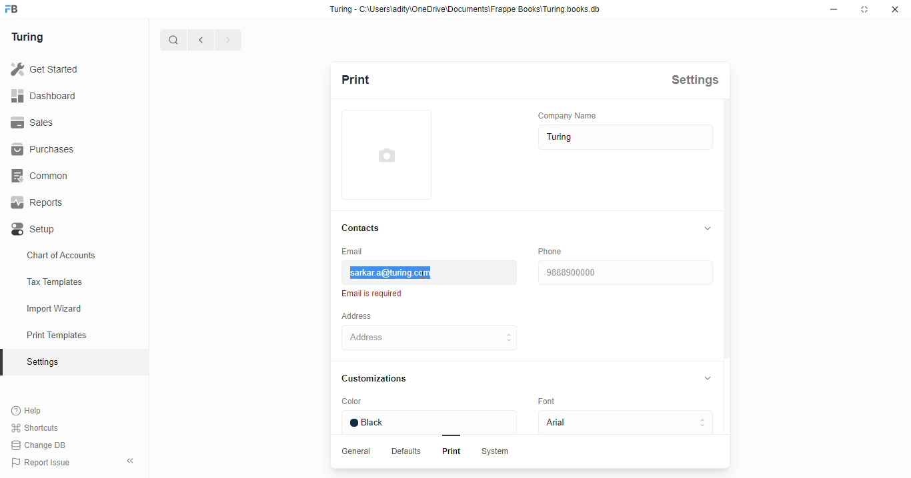 Image resolution: width=911 pixels, height=478 pixels. Describe the element at coordinates (365, 316) in the screenshot. I see `‘Address` at that location.